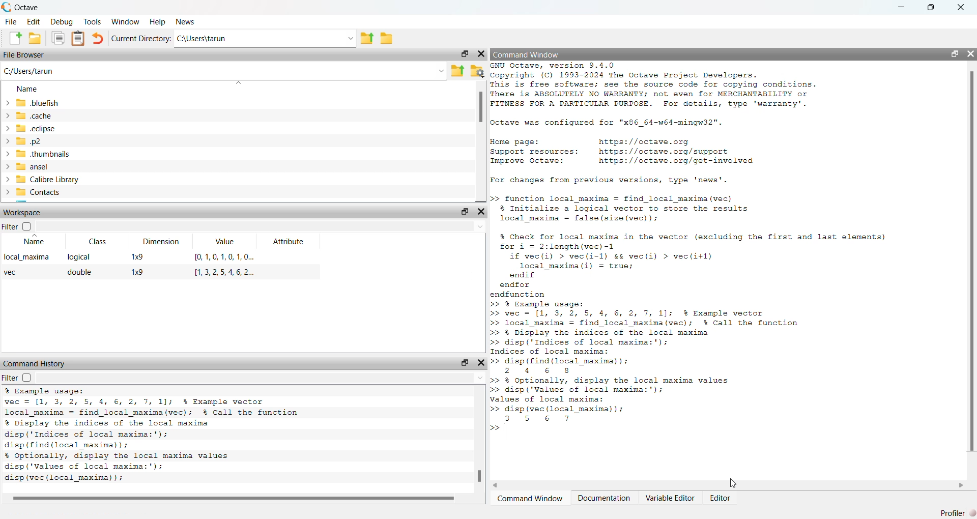 The width and height of the screenshot is (977, 519). Describe the element at coordinates (720, 498) in the screenshot. I see `Editor` at that location.